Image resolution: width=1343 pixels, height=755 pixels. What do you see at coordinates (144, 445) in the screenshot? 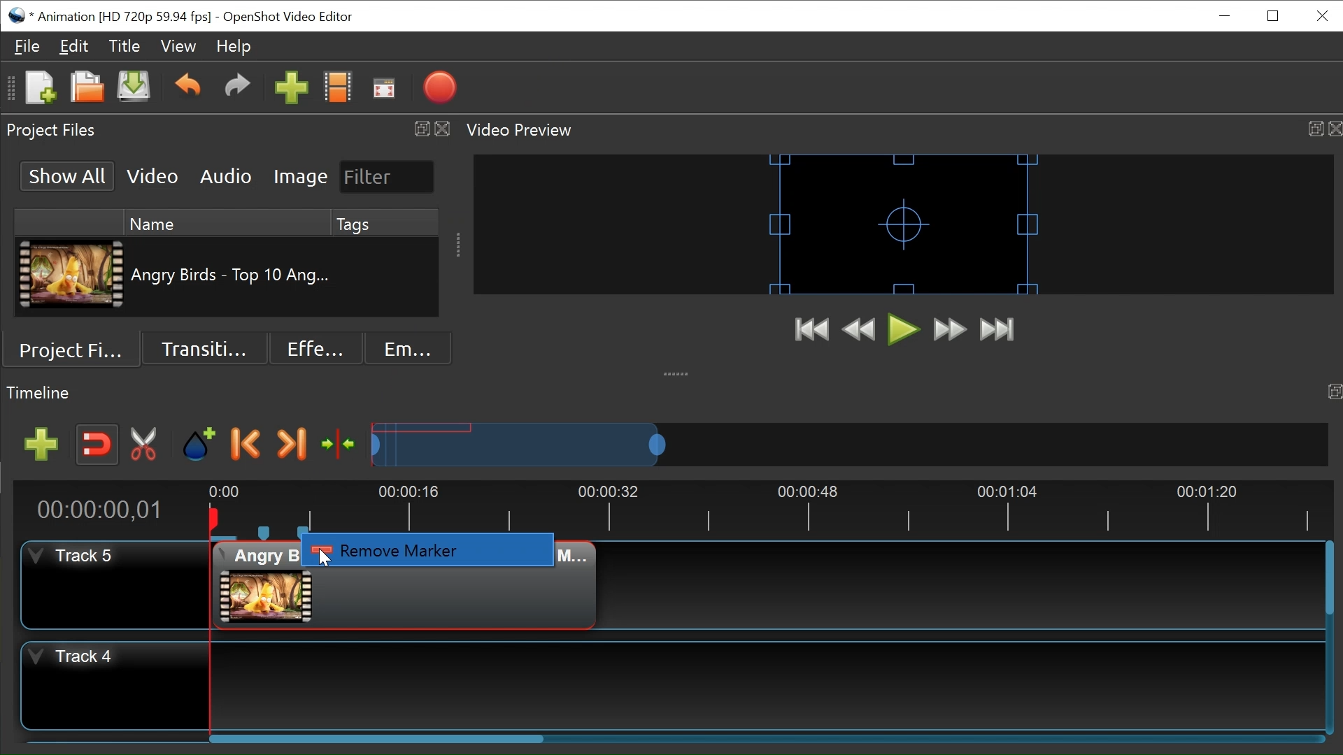
I see `Razor` at bounding box center [144, 445].